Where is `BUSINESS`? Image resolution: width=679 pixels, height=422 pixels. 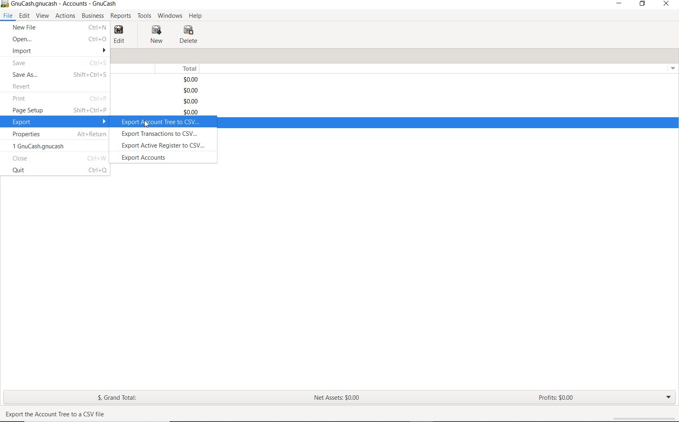
BUSINESS is located at coordinates (92, 16).